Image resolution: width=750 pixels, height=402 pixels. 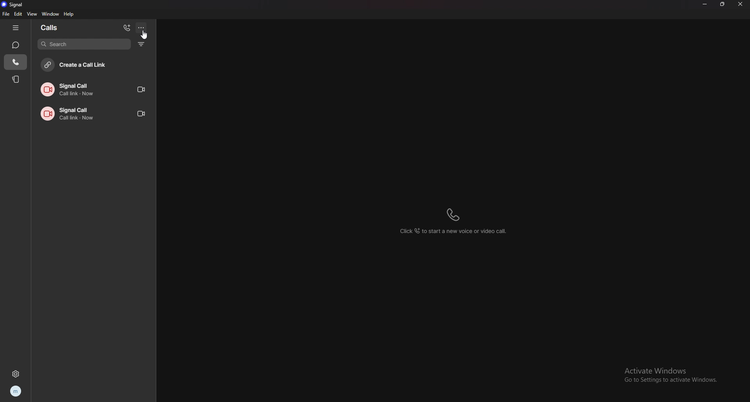 I want to click on view, so click(x=33, y=14).